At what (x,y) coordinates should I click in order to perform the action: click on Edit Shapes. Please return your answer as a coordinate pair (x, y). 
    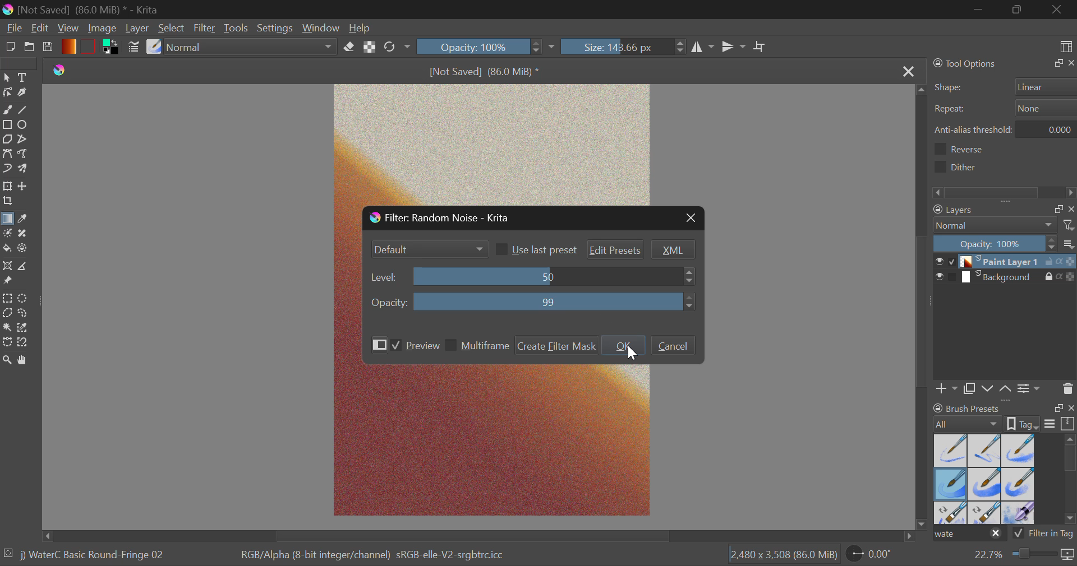
    Looking at the image, I should click on (7, 94).